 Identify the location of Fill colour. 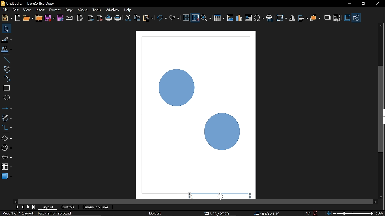
(7, 49).